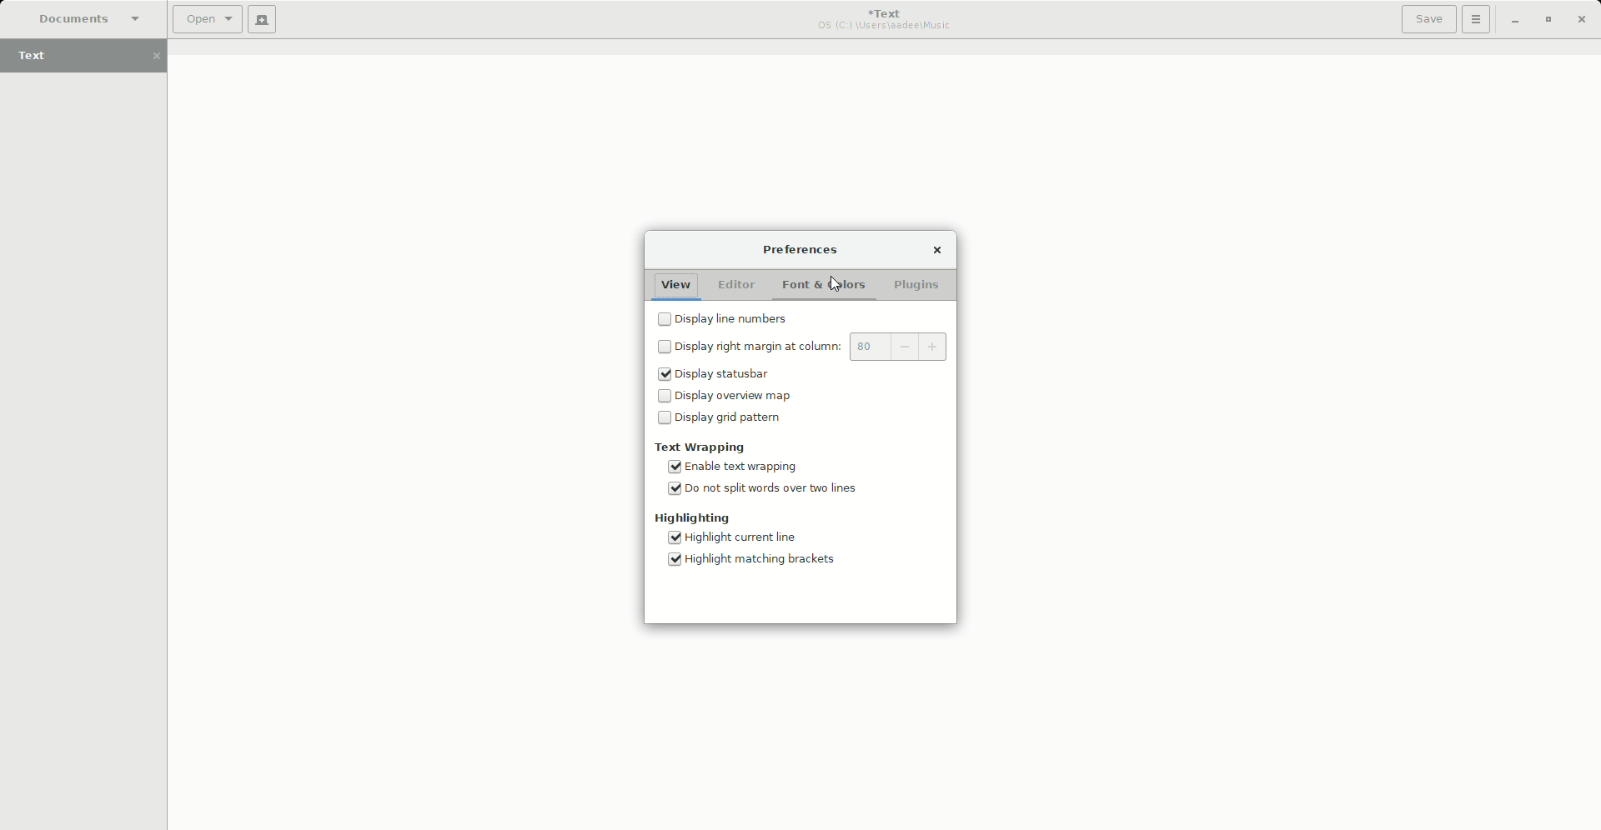 The width and height of the screenshot is (1601, 830). What do you see at coordinates (738, 464) in the screenshot?
I see `Enable text wrapping` at bounding box center [738, 464].